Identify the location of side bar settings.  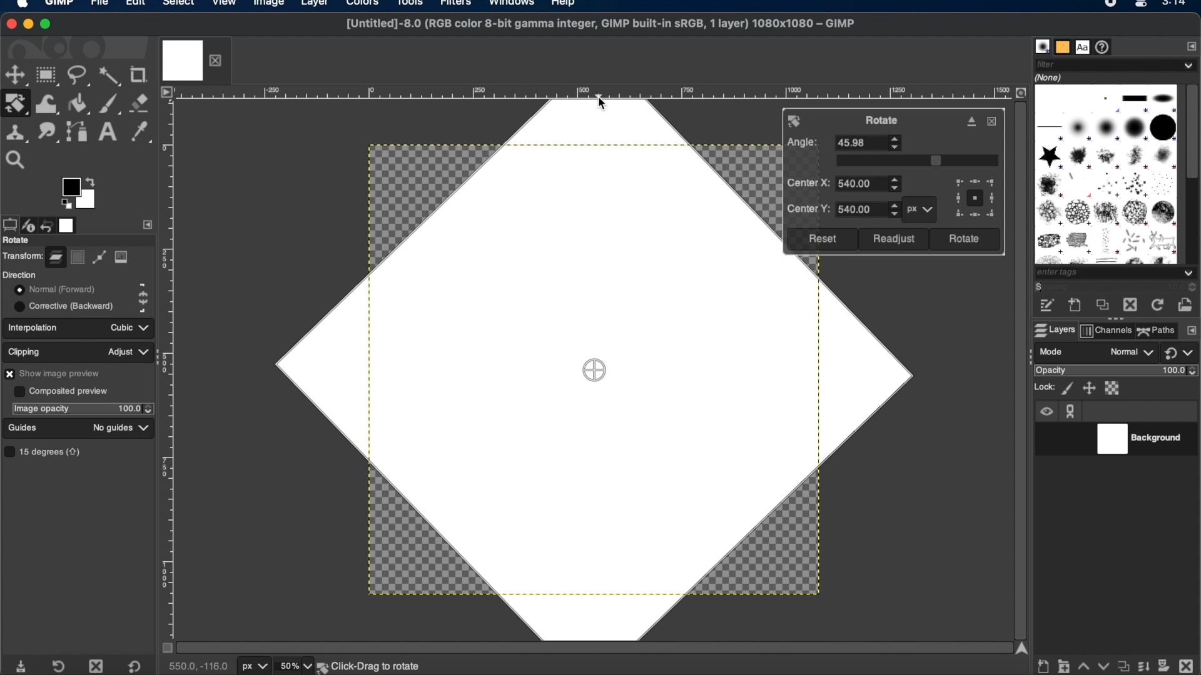
(148, 224).